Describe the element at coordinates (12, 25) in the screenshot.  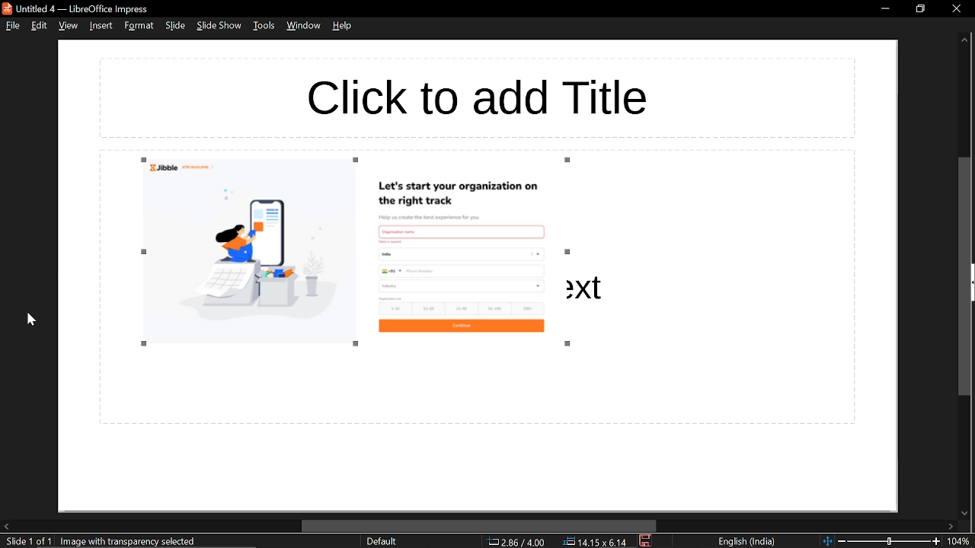
I see `file` at that location.